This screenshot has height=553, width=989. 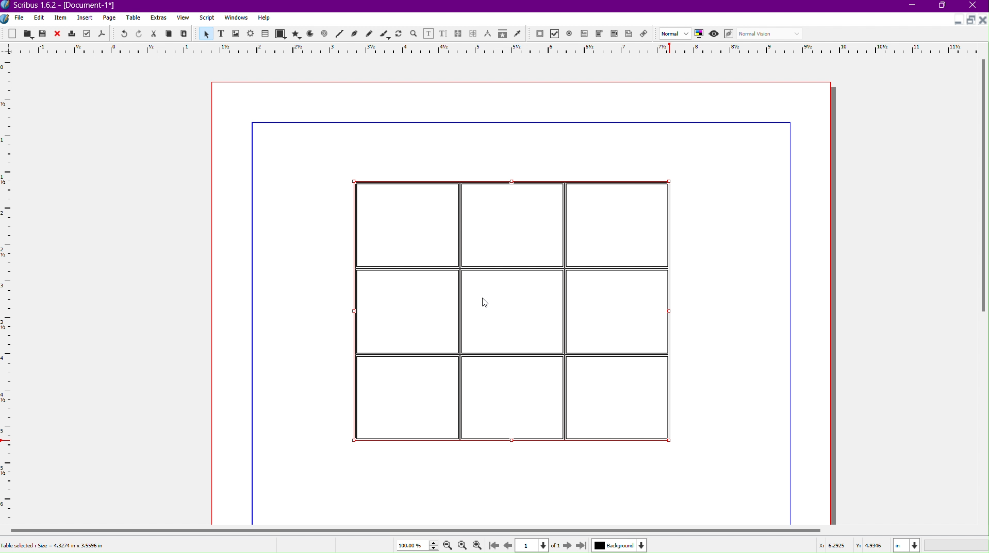 What do you see at coordinates (6, 18) in the screenshot?
I see `Logo` at bounding box center [6, 18].